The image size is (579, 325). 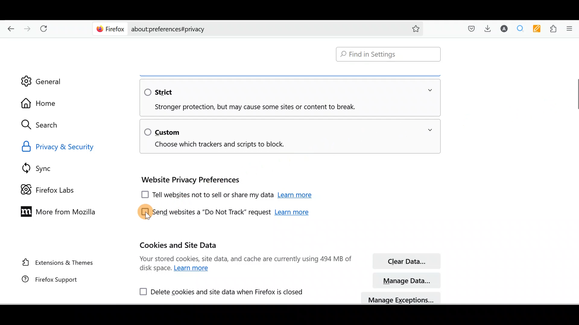 I want to click on Reload current page, so click(x=45, y=27).